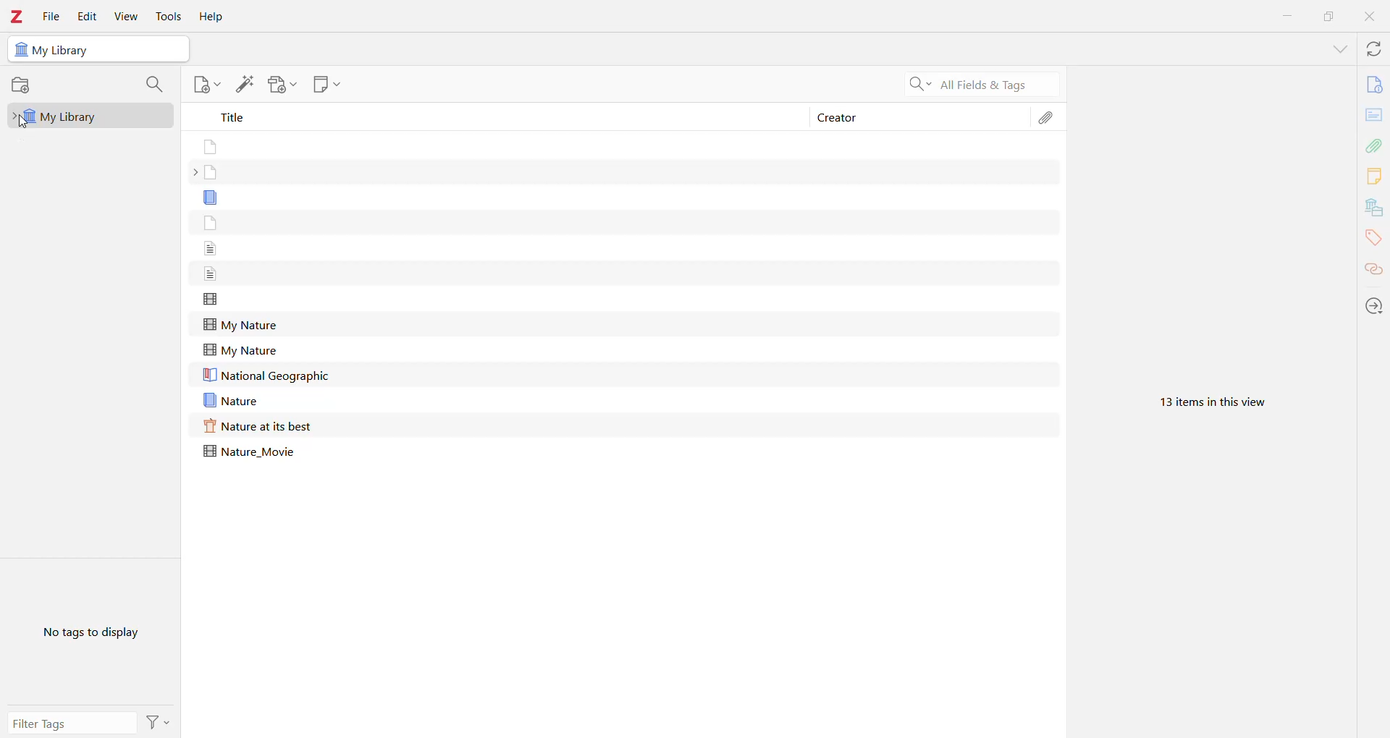 This screenshot has height=738, width=1390. Describe the element at coordinates (1374, 307) in the screenshot. I see `Actions` at that location.